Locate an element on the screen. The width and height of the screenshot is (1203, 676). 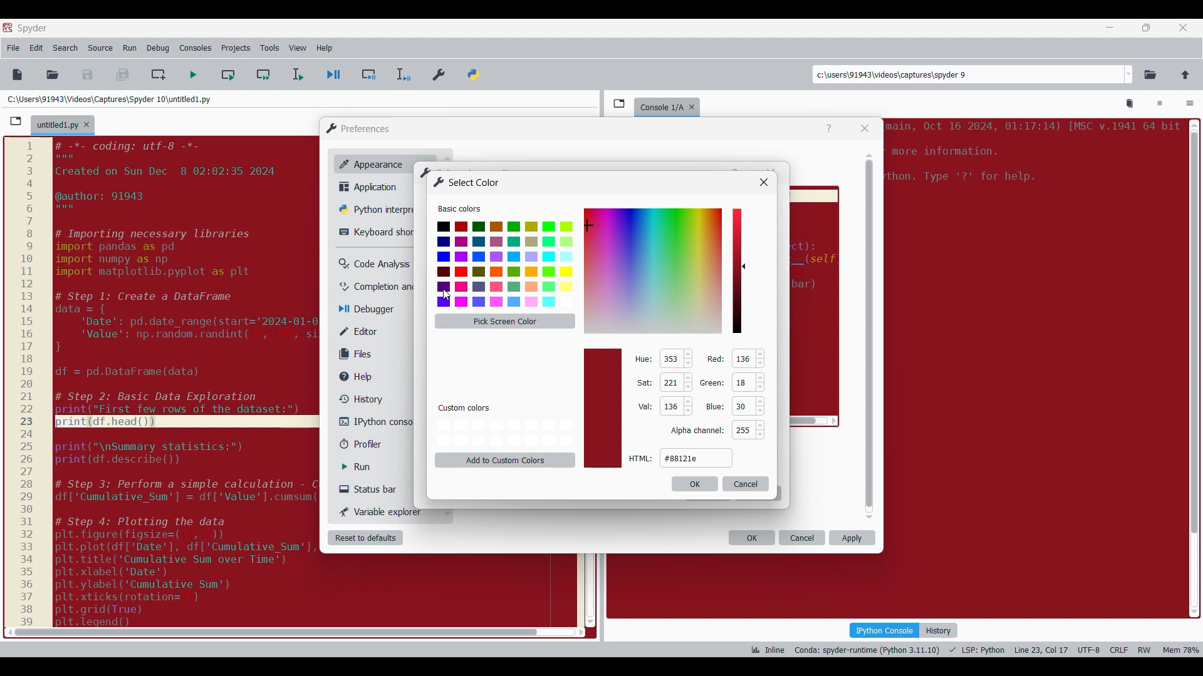
Pick screen color is located at coordinates (505, 321).